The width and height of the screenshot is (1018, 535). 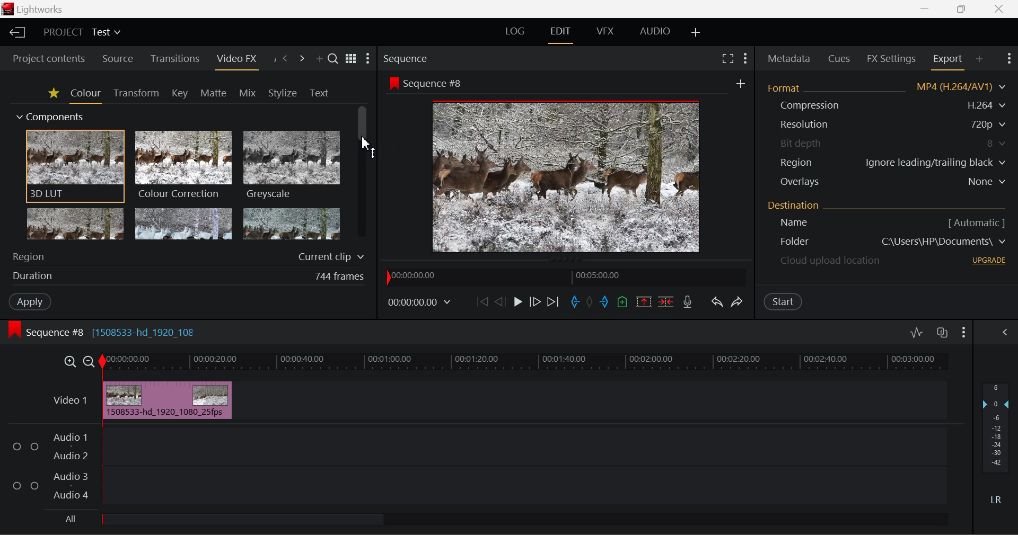 I want to click on None , so click(x=988, y=182).